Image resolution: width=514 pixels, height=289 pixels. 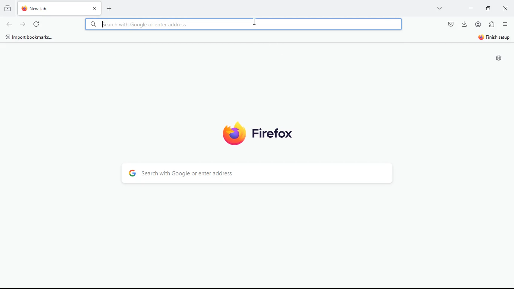 What do you see at coordinates (450, 24) in the screenshot?
I see `pocket` at bounding box center [450, 24].